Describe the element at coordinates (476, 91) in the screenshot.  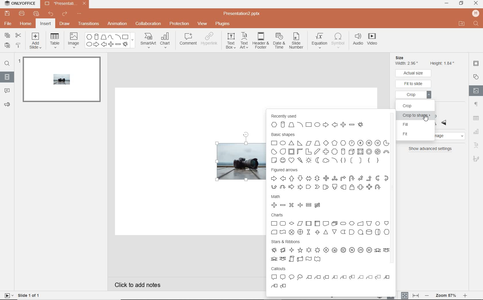
I see `image settings` at that location.